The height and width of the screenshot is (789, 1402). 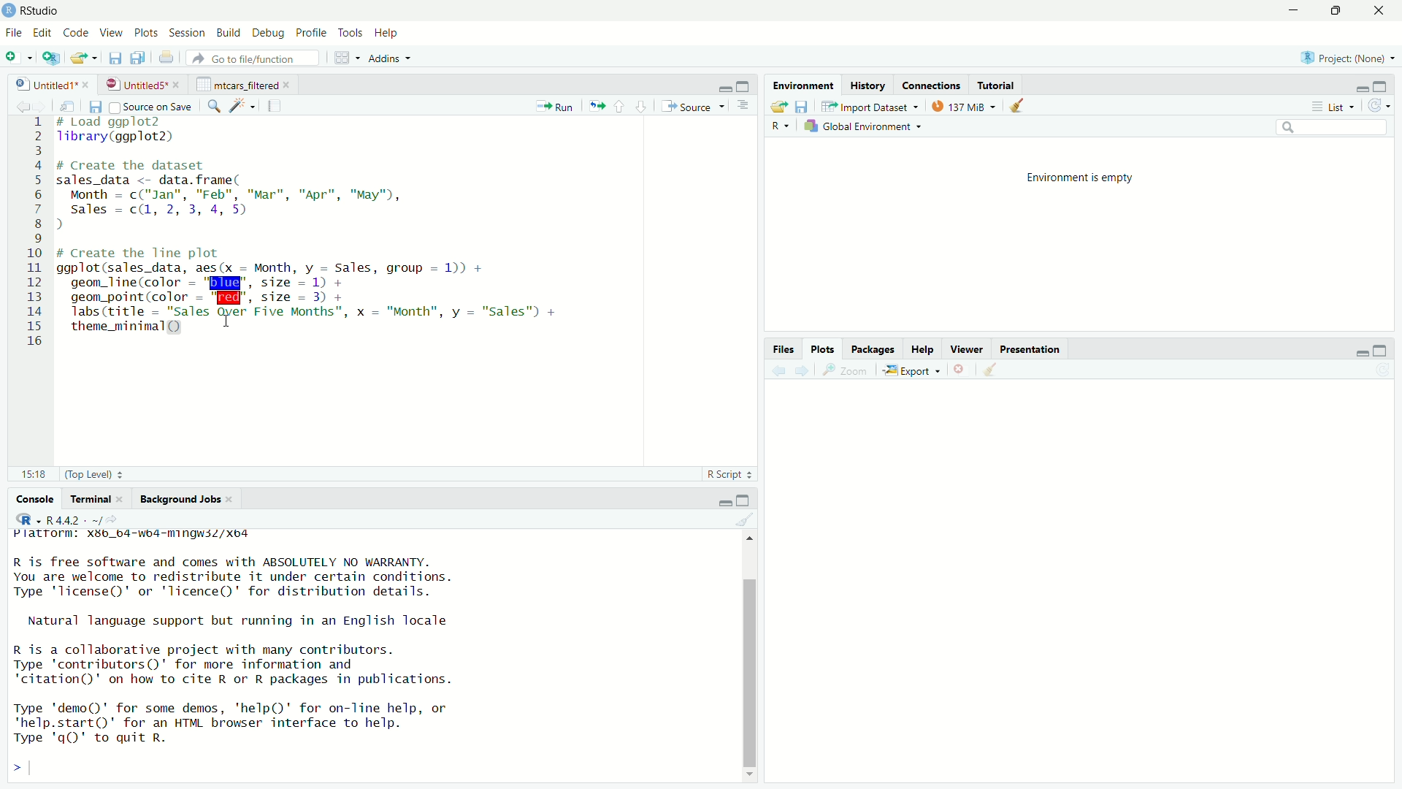 What do you see at coordinates (269, 34) in the screenshot?
I see `debug` at bounding box center [269, 34].